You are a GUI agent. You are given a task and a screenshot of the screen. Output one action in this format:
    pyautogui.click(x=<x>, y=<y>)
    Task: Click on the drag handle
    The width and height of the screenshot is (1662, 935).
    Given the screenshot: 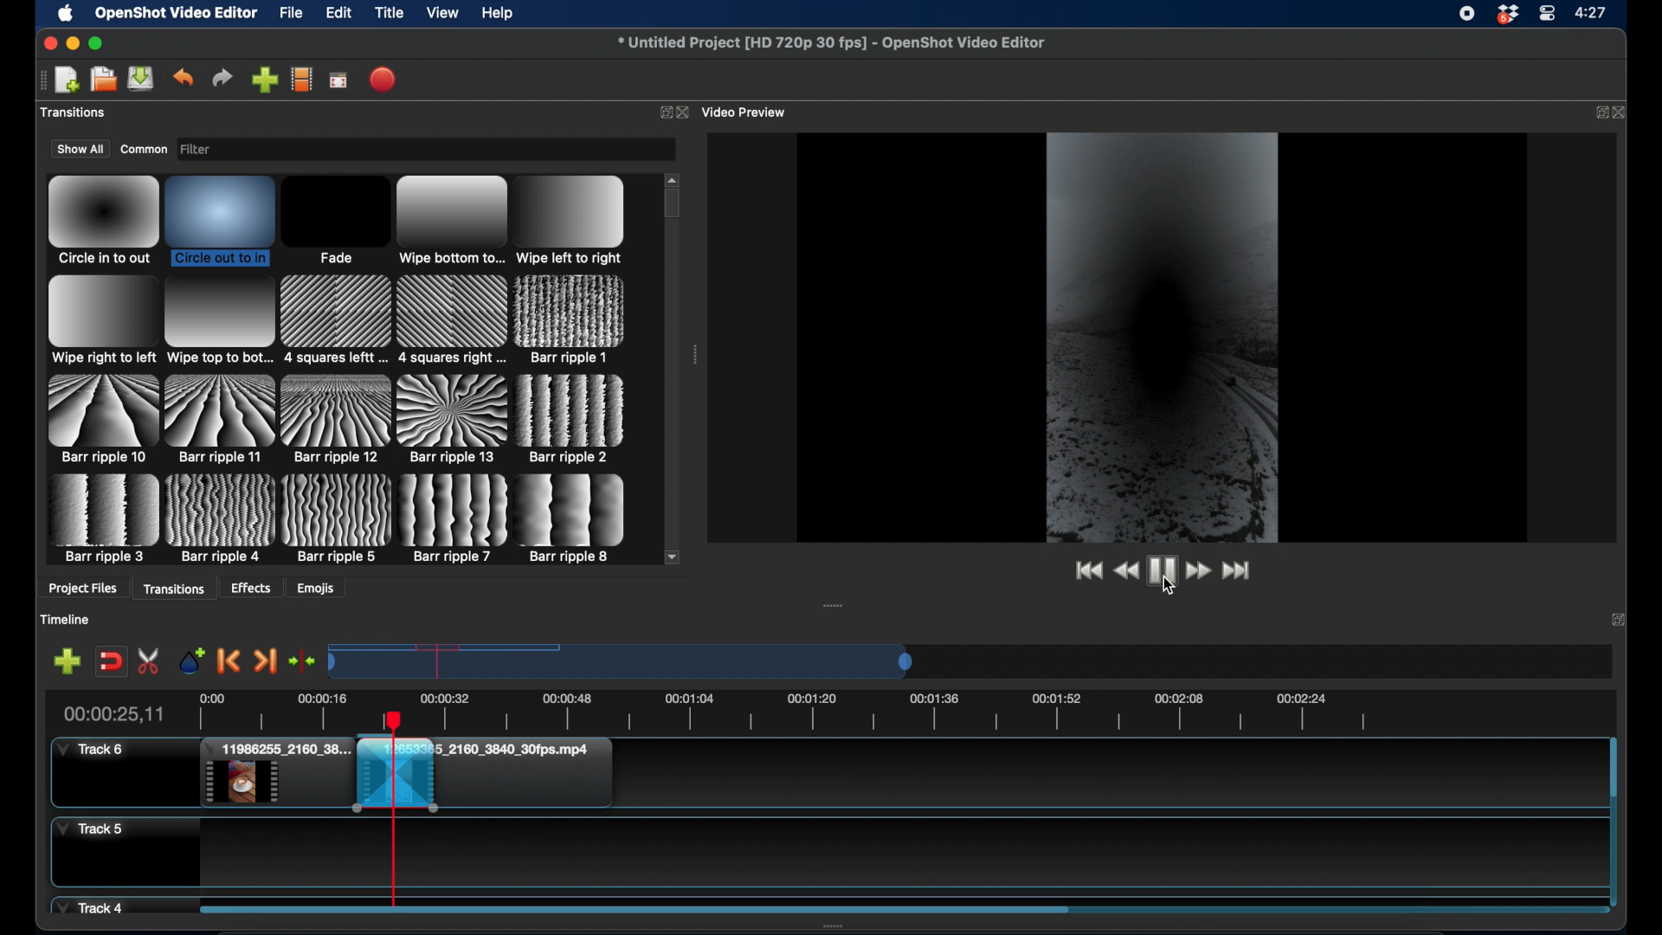 What is the action you would take?
    pyautogui.click(x=834, y=605)
    